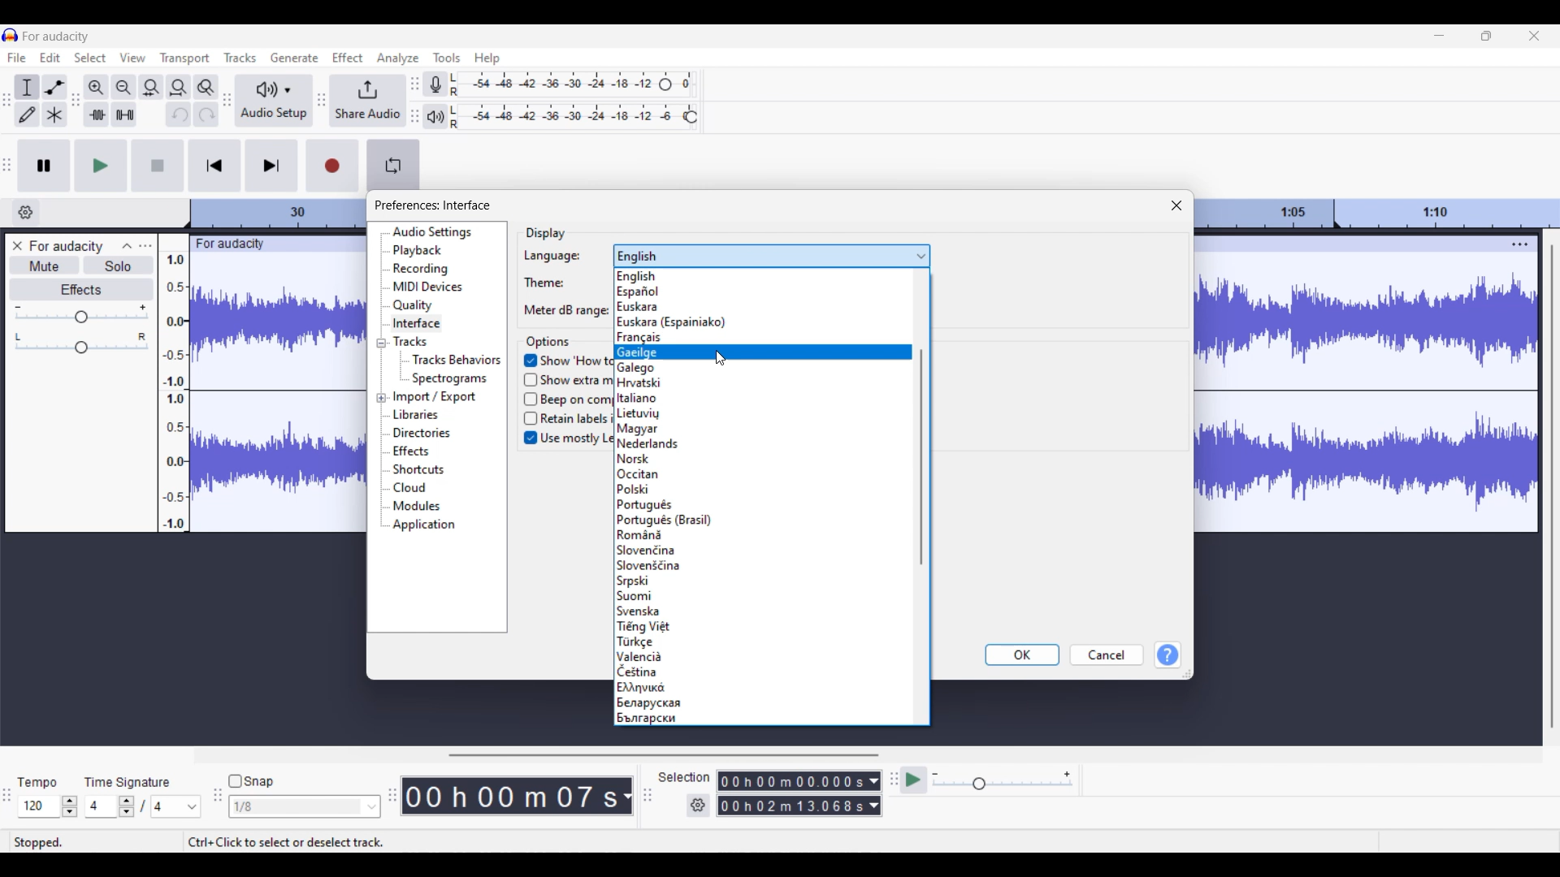 The height and width of the screenshot is (877, 1560). I want to click on Espanol, so click(643, 292).